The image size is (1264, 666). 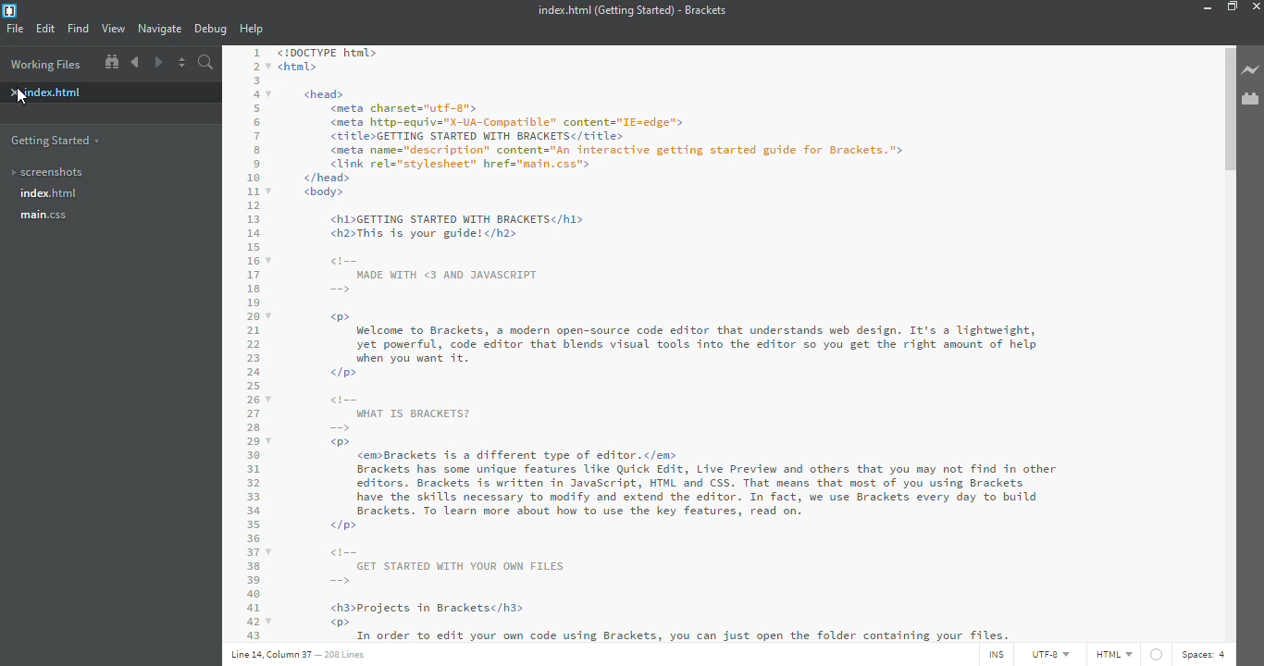 I want to click on getting started, so click(x=57, y=142).